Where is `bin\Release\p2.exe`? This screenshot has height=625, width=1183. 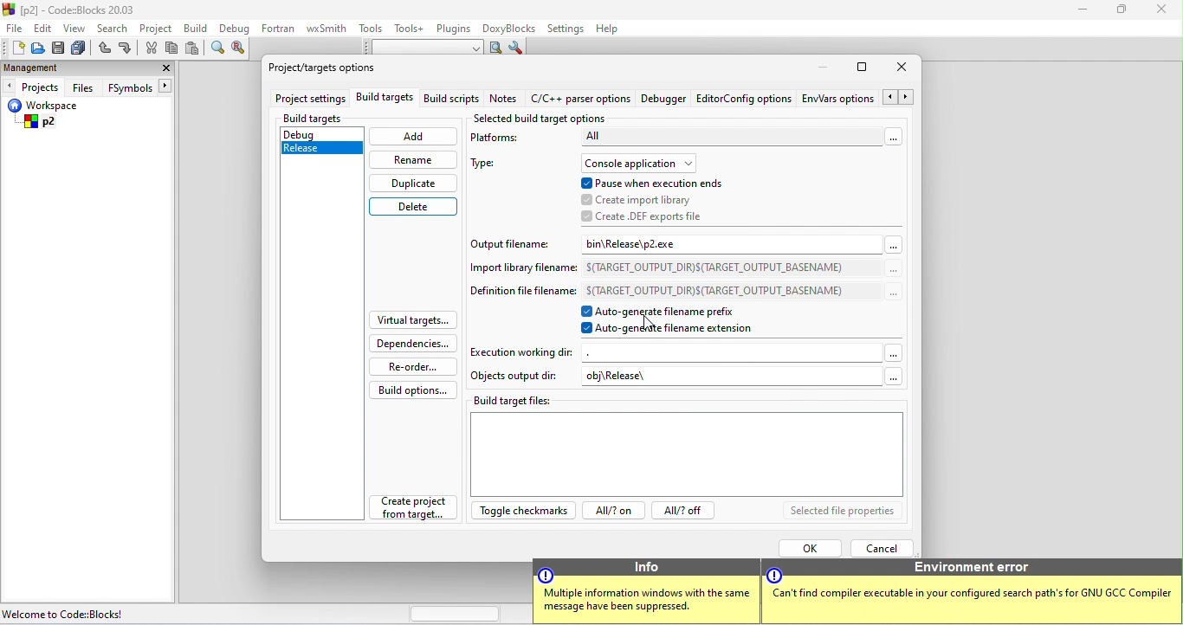
bin\Release\p2.exe is located at coordinates (740, 243).